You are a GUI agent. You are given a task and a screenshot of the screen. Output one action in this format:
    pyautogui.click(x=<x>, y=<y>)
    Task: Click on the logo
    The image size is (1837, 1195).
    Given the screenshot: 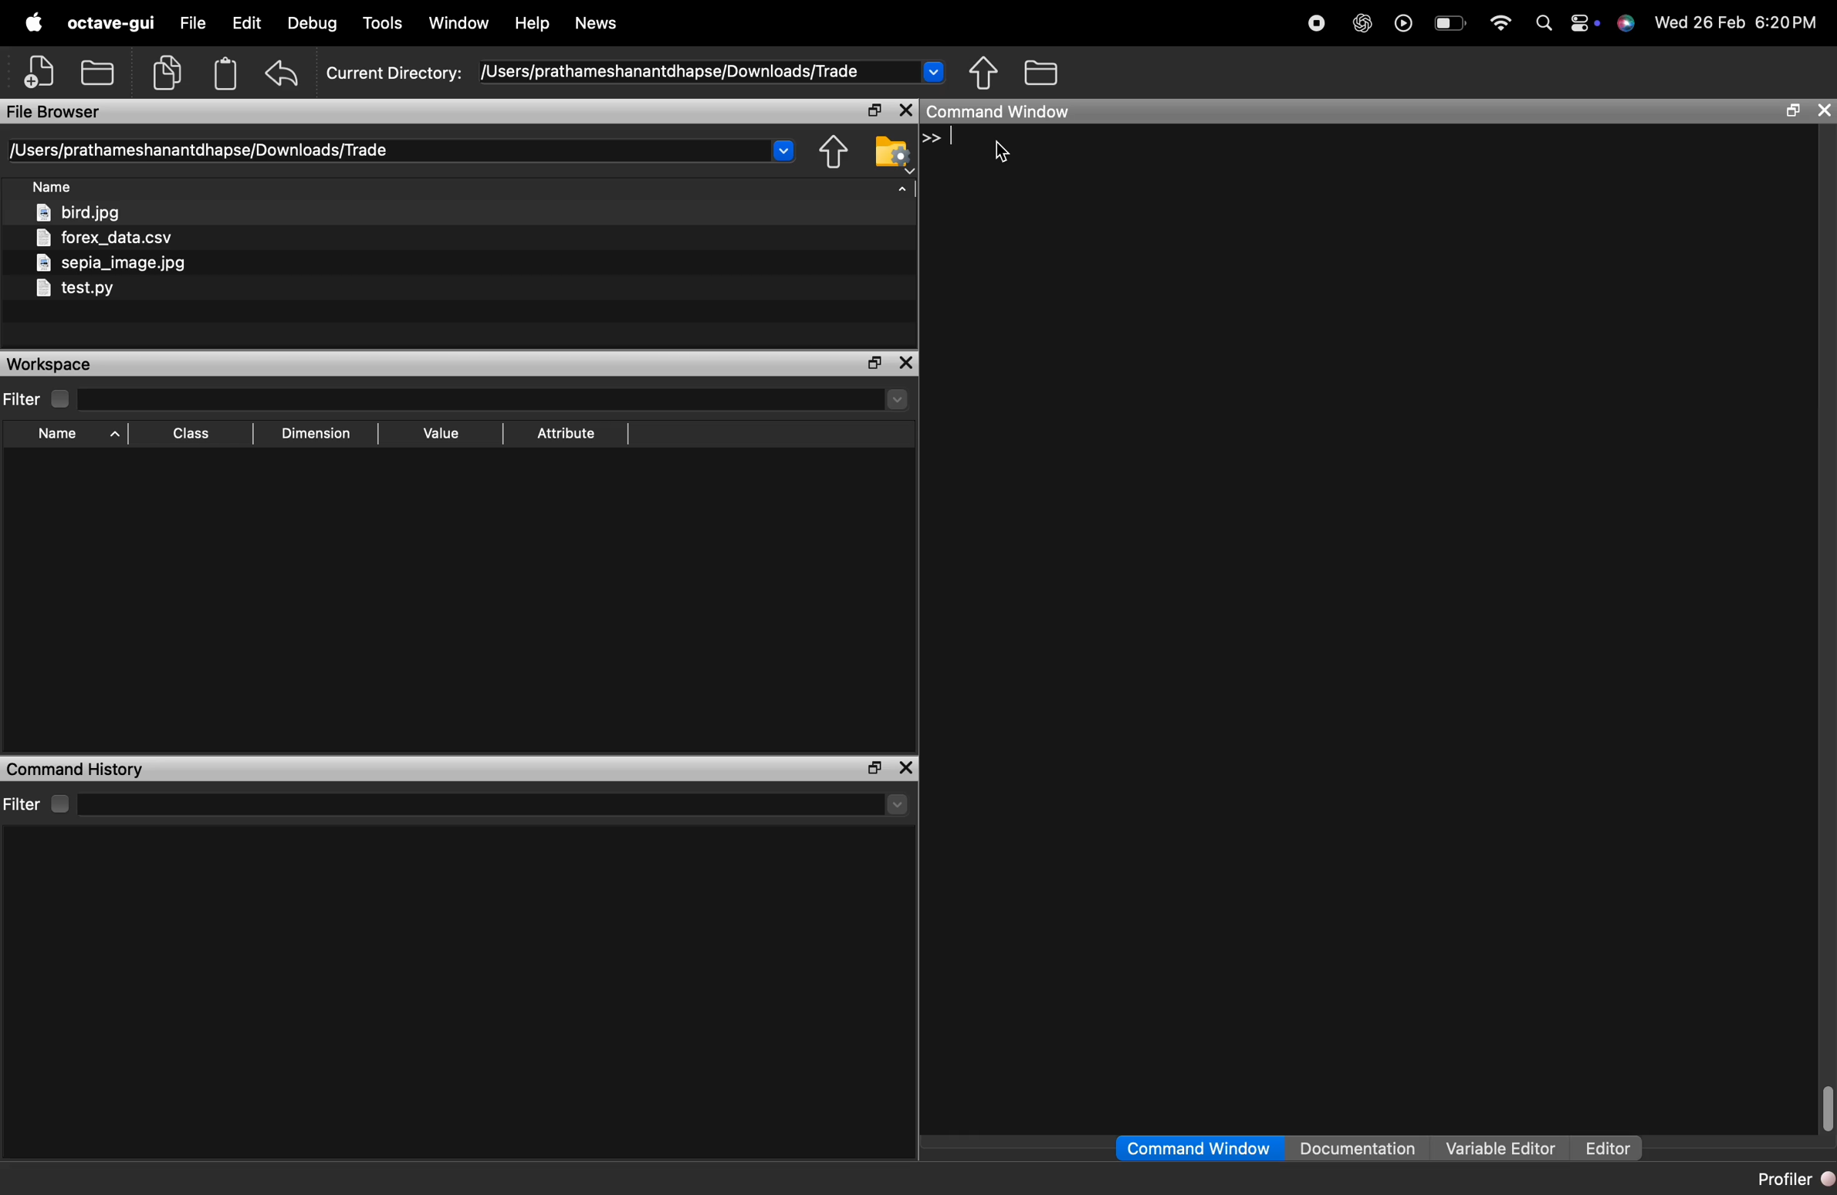 What is the action you would take?
    pyautogui.click(x=1626, y=23)
    